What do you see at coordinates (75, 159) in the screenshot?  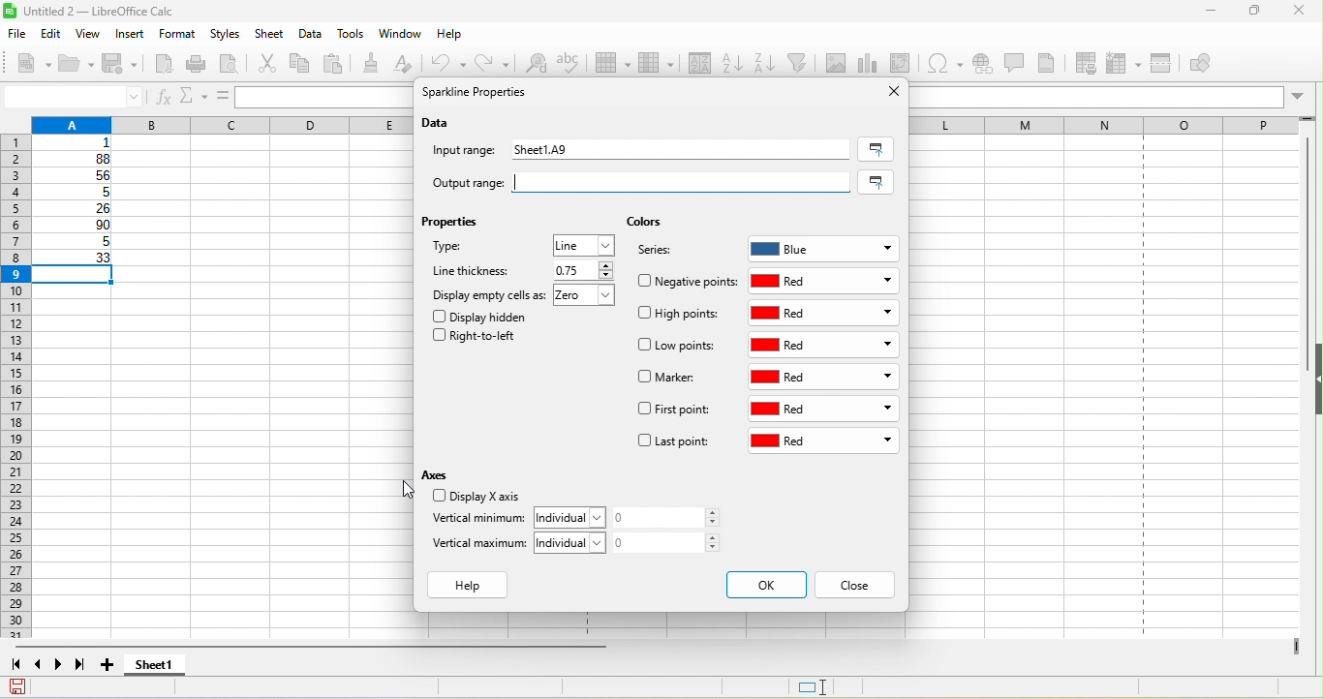 I see `88` at bounding box center [75, 159].